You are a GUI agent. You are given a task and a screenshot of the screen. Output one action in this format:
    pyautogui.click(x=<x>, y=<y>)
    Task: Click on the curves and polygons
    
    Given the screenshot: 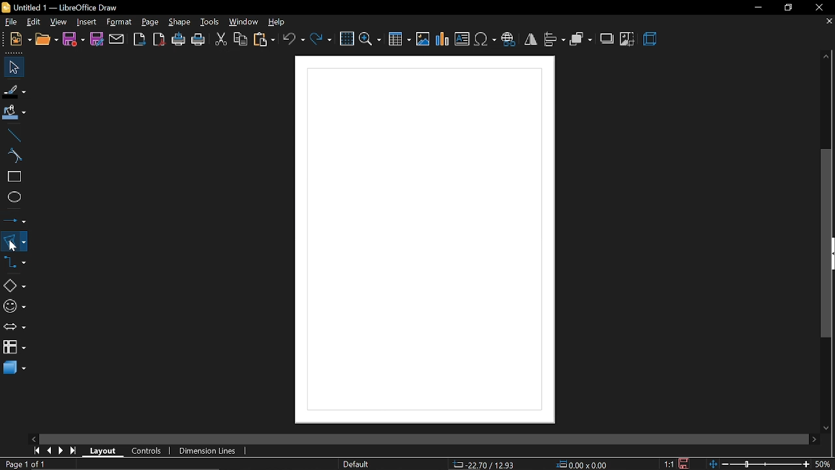 What is the action you would take?
    pyautogui.click(x=14, y=241)
    